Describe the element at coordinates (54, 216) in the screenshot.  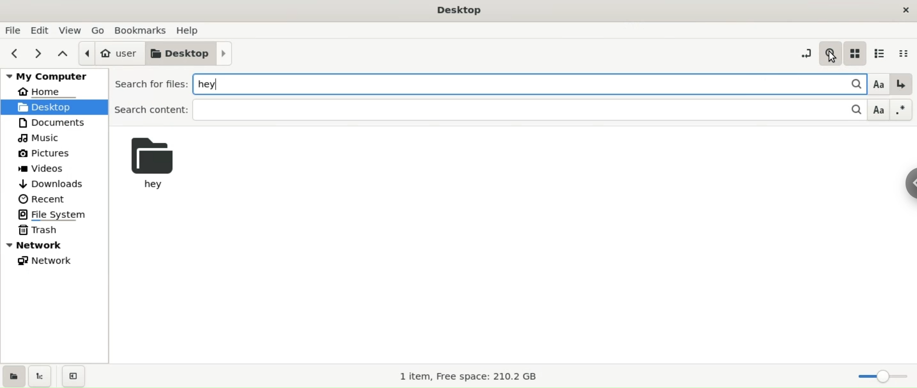
I see `file system` at that location.